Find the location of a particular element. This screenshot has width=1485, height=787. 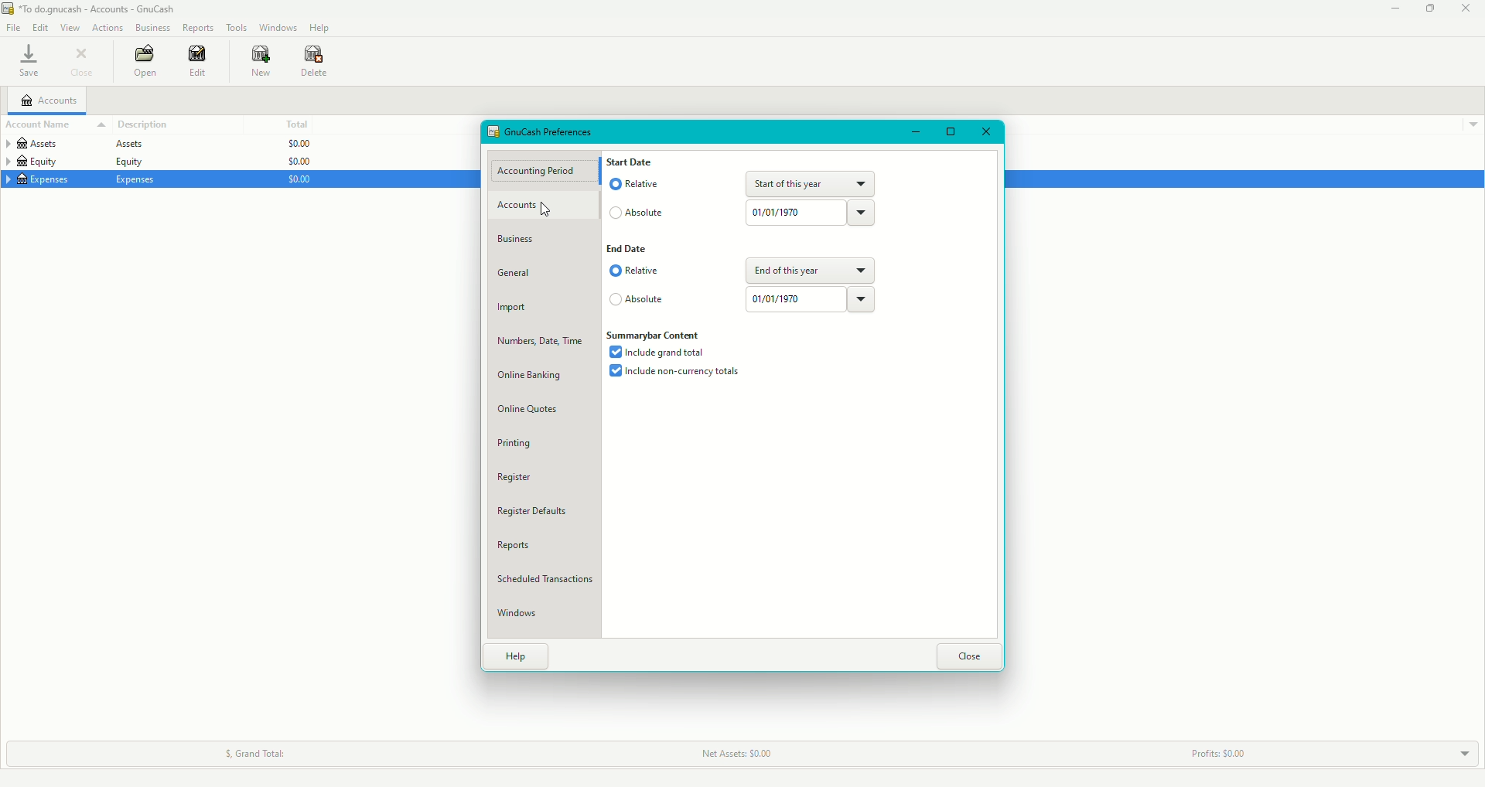

Close is located at coordinates (83, 61).